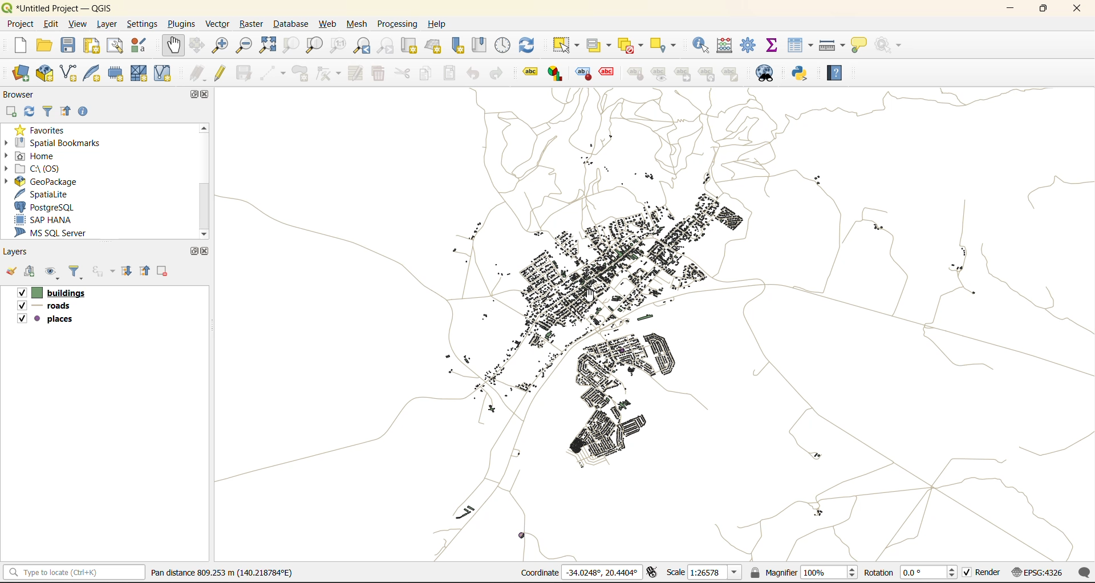  Describe the element at coordinates (314, 46) in the screenshot. I see `zoom layer` at that location.